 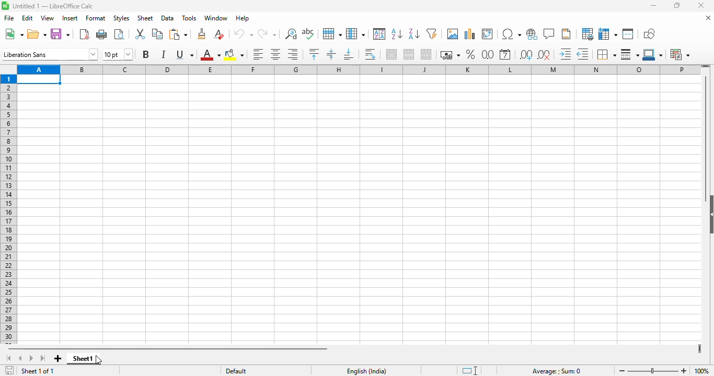 I want to click on new, so click(x=14, y=34).